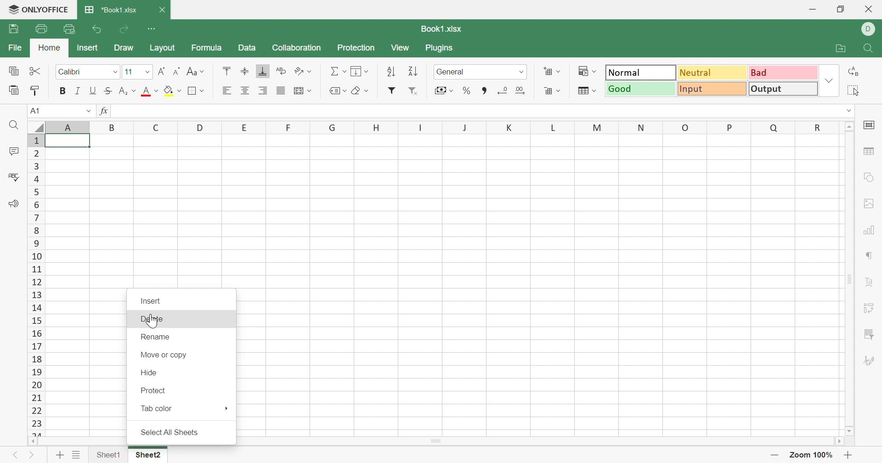 This screenshot has height=463, width=882. What do you see at coordinates (776, 455) in the screenshot?
I see `-` at bounding box center [776, 455].